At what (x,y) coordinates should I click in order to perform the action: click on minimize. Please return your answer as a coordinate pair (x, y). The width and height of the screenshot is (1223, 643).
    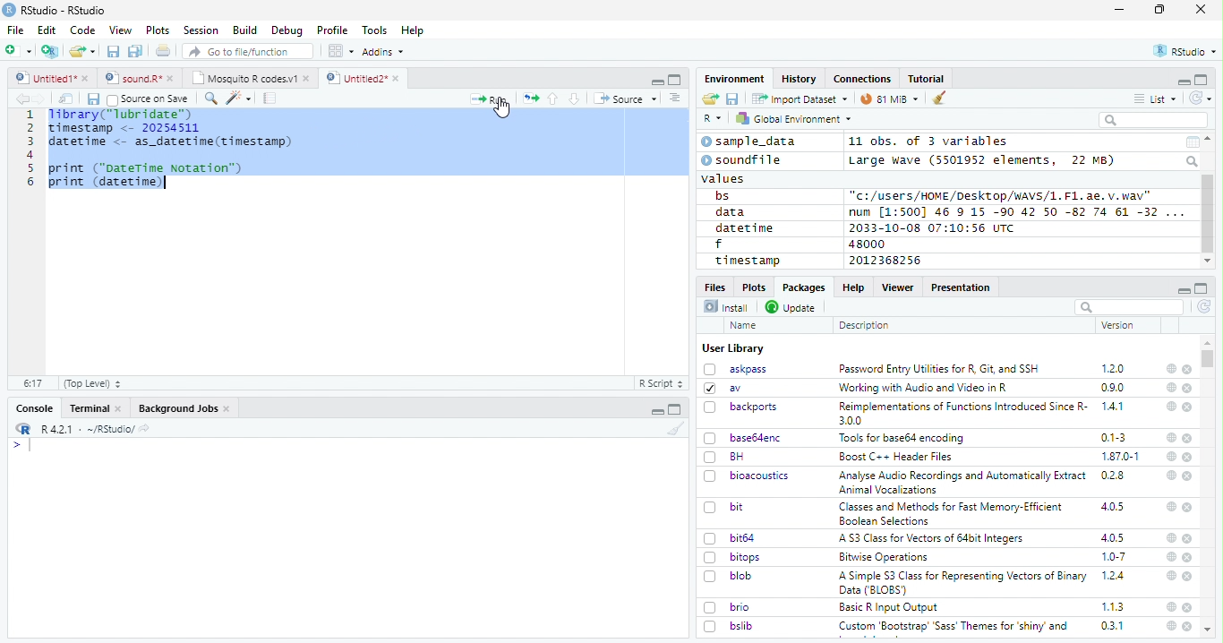
    Looking at the image, I should click on (1122, 10).